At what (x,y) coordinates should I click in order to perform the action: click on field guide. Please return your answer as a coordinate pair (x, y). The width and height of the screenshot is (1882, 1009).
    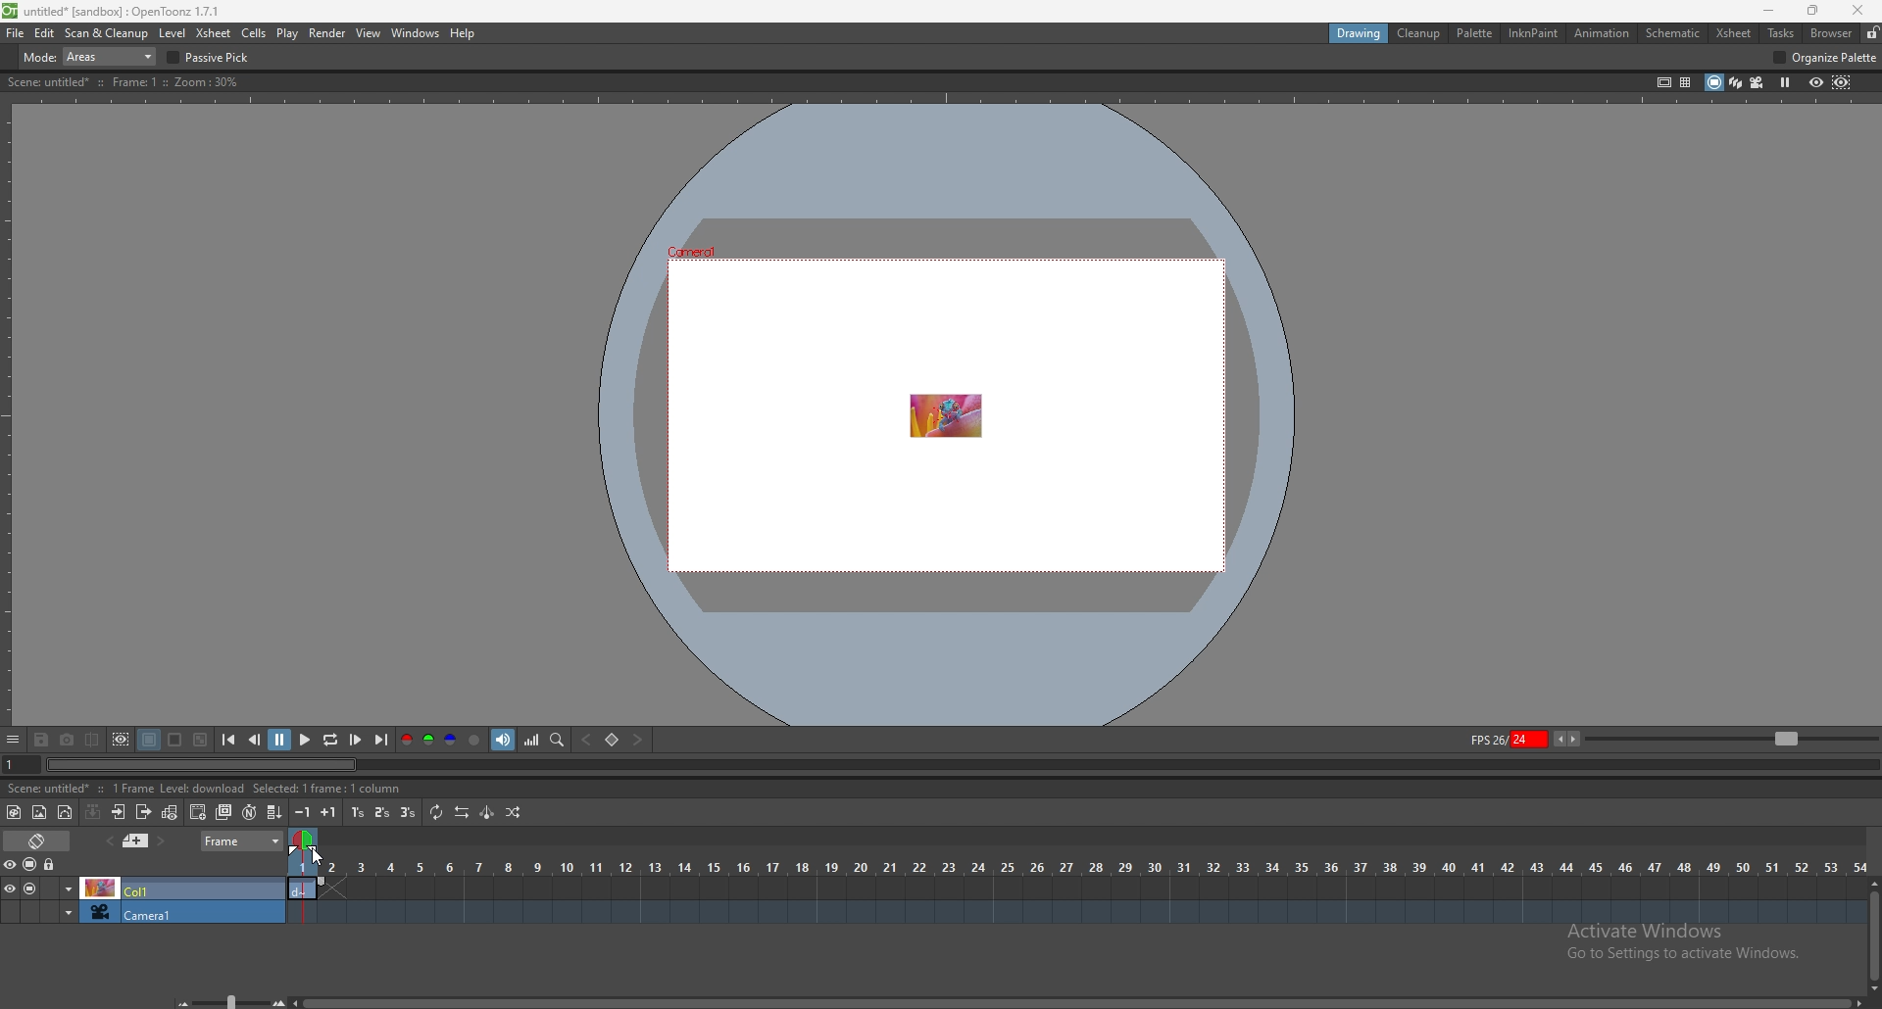
    Looking at the image, I should click on (1686, 83).